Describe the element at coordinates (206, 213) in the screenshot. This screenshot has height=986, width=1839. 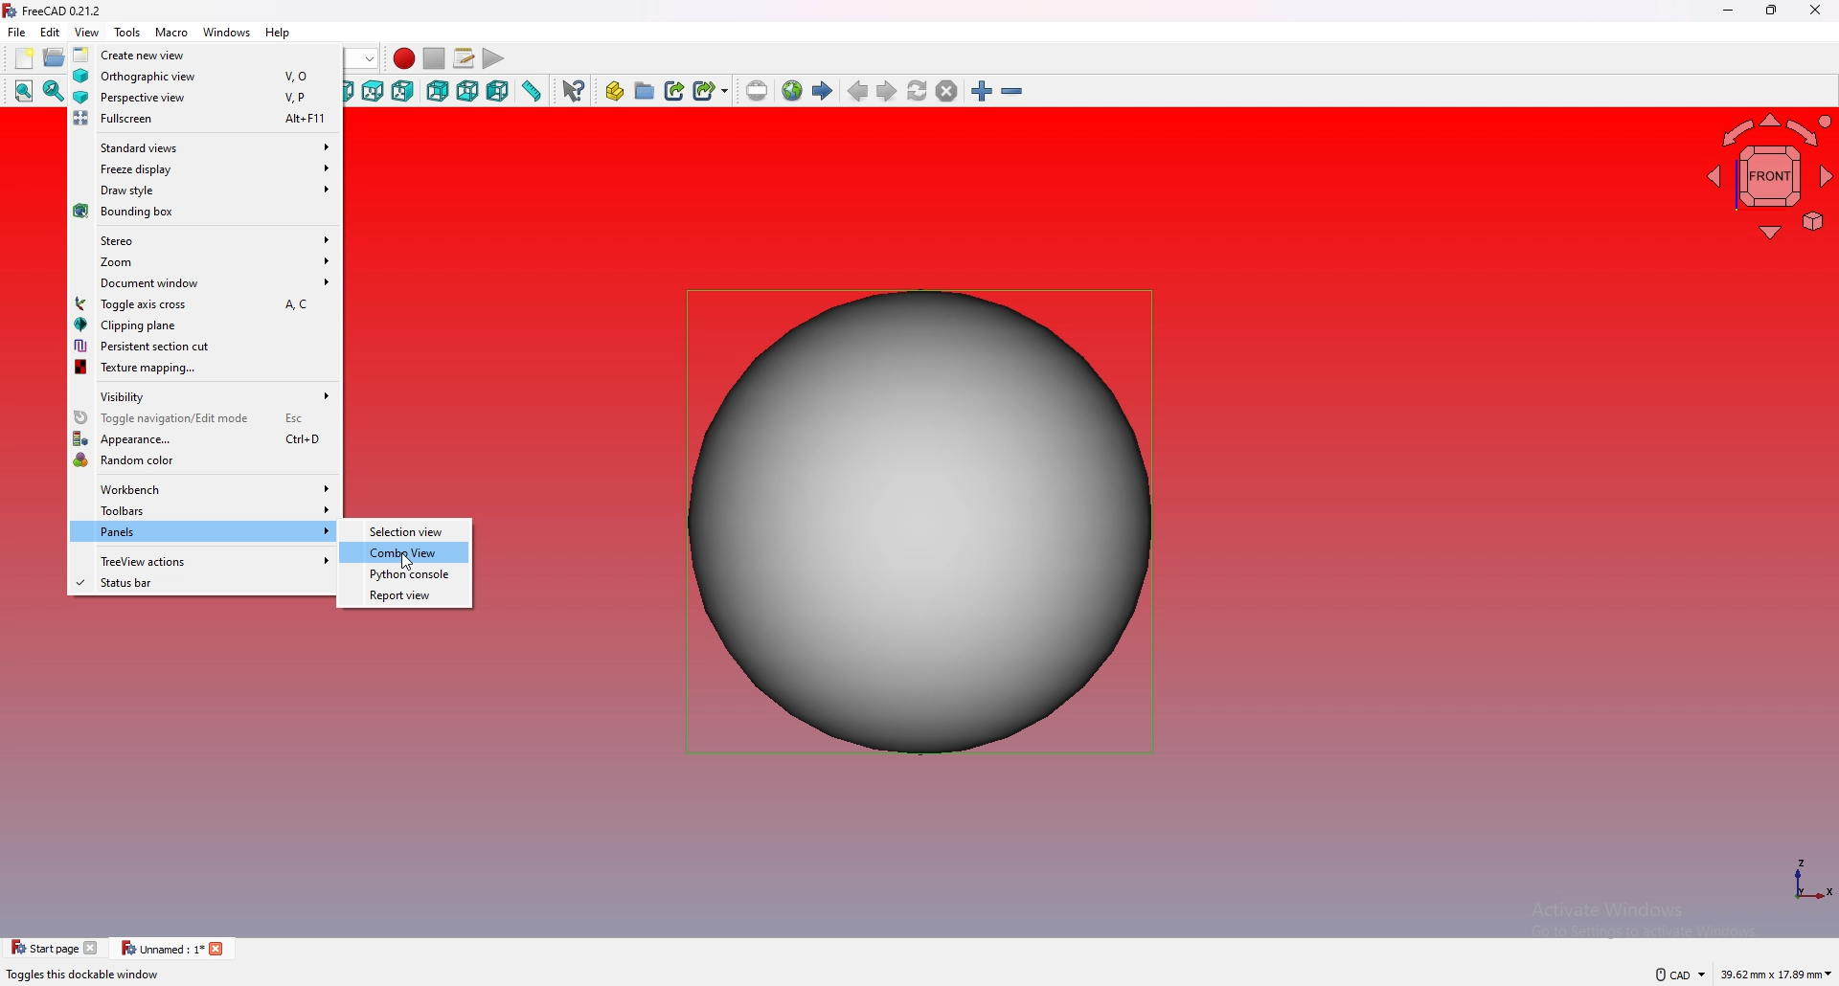
I see `bounding box` at that location.